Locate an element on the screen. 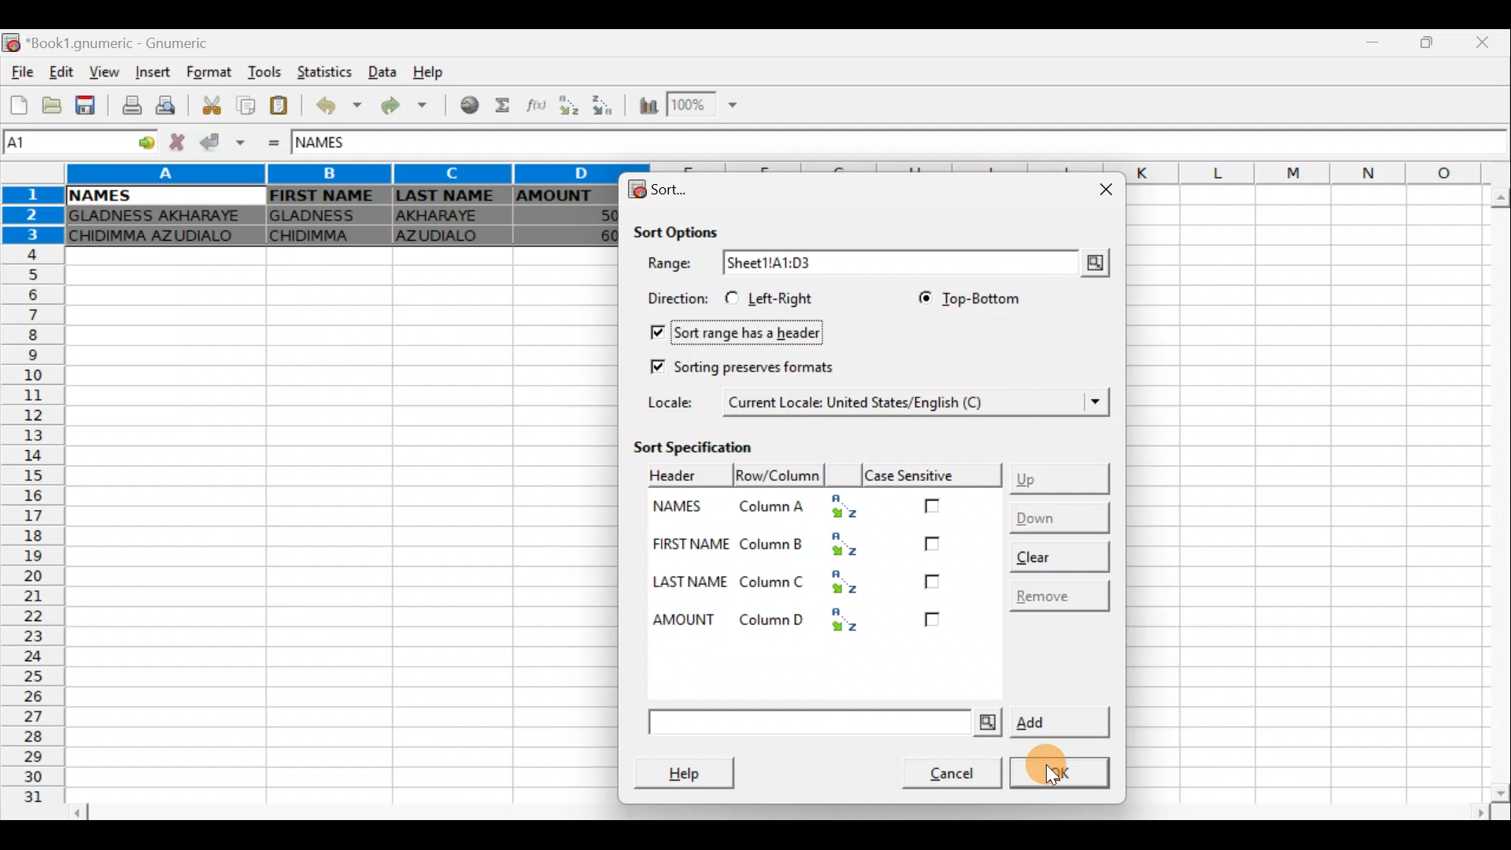  Print current file is located at coordinates (133, 103).